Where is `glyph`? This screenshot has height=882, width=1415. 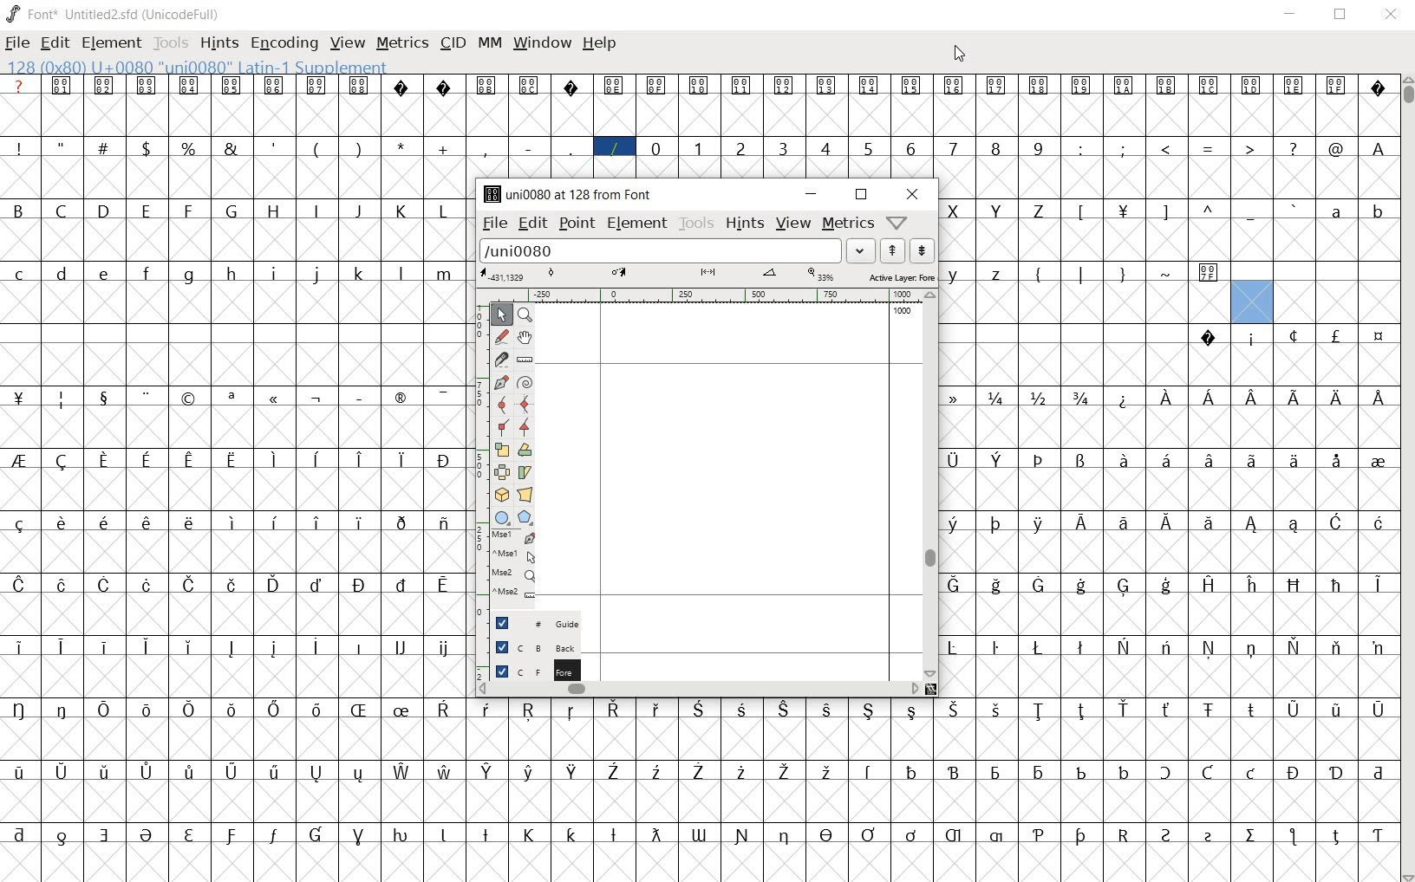 glyph is located at coordinates (316, 834).